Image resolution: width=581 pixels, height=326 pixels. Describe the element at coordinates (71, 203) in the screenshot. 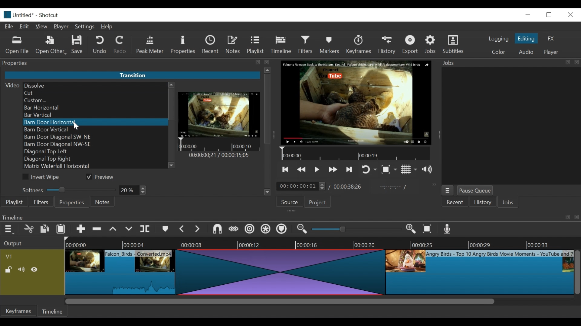

I see `Properties` at that location.